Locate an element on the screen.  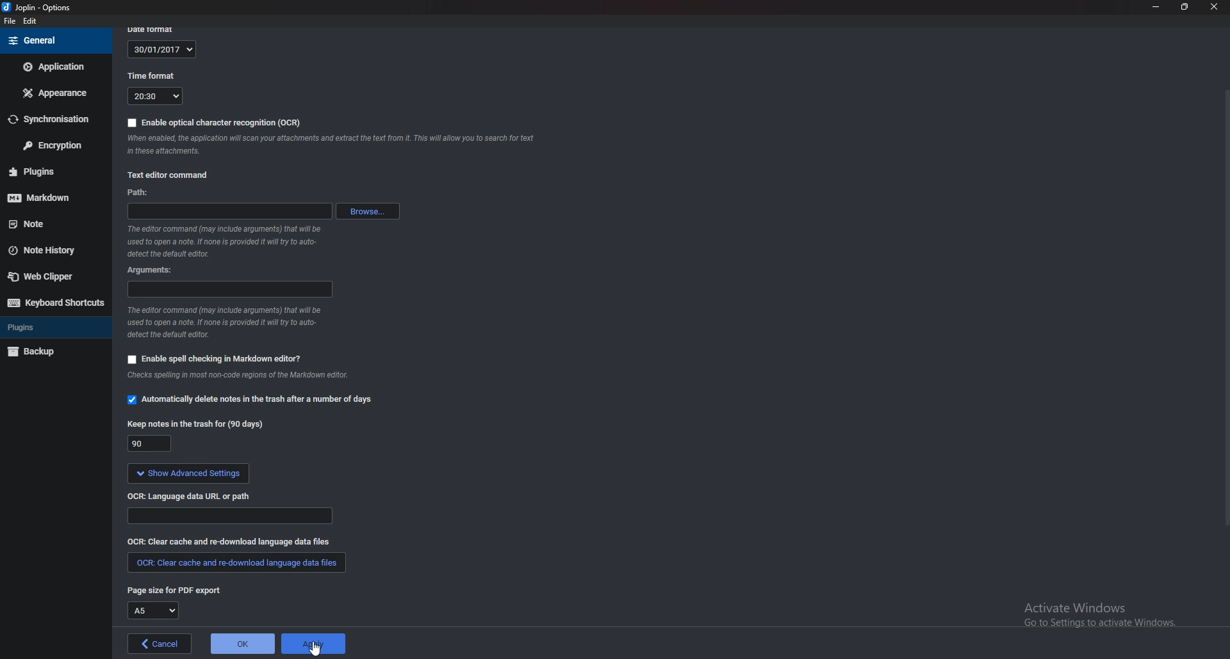
close is located at coordinates (1212, 6).